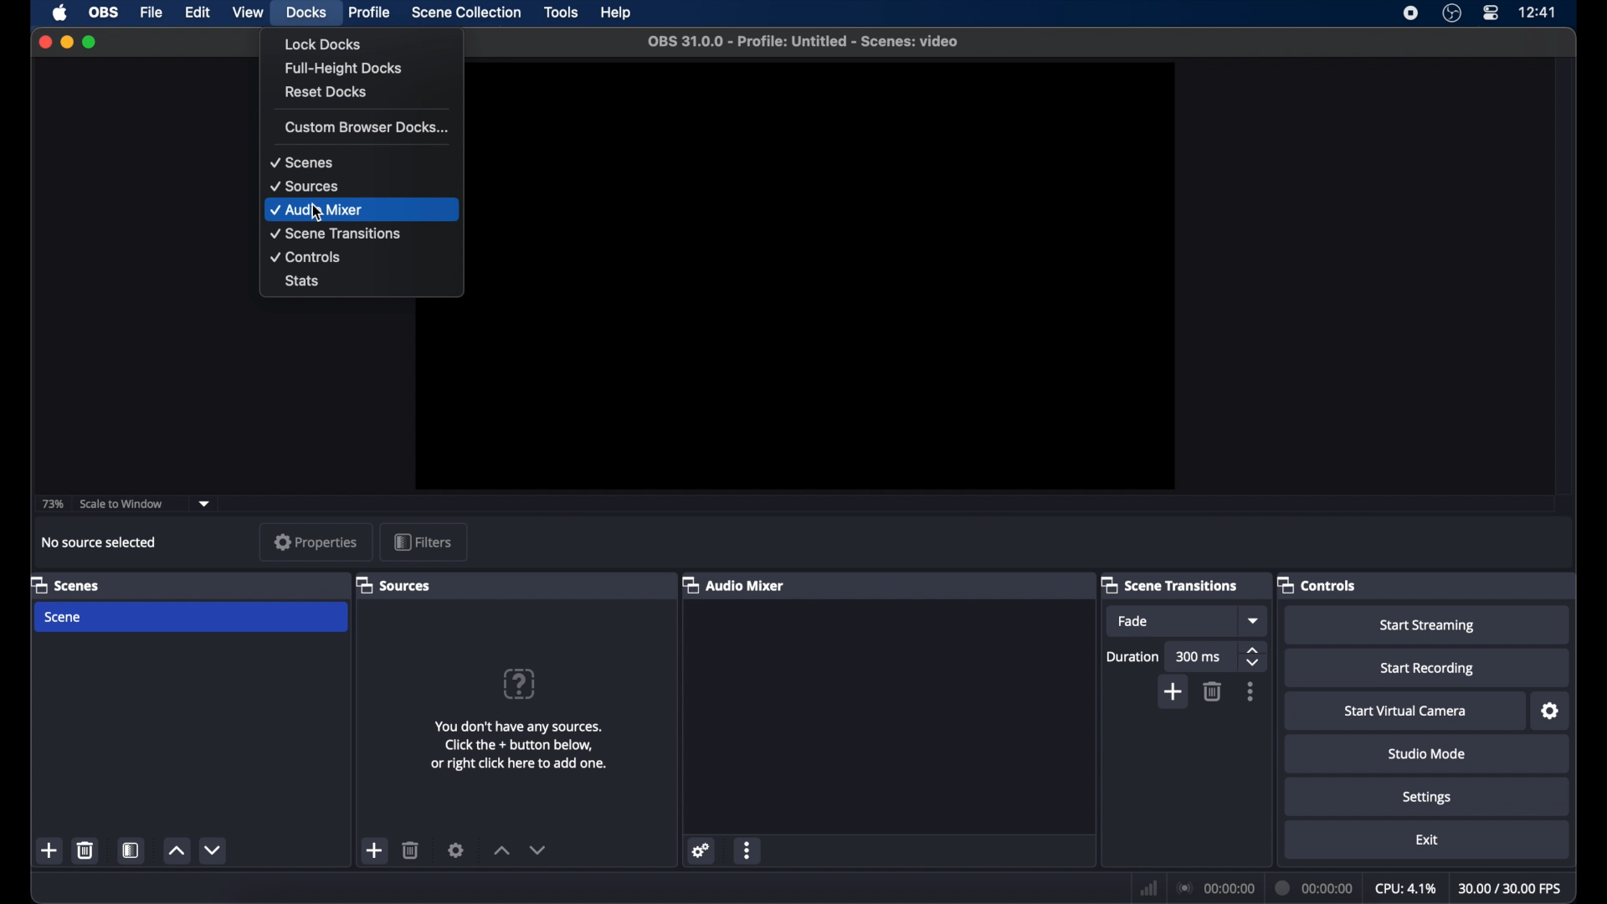  What do you see at coordinates (1312, 887) in the screenshot?
I see `00:00:00` at bounding box center [1312, 887].